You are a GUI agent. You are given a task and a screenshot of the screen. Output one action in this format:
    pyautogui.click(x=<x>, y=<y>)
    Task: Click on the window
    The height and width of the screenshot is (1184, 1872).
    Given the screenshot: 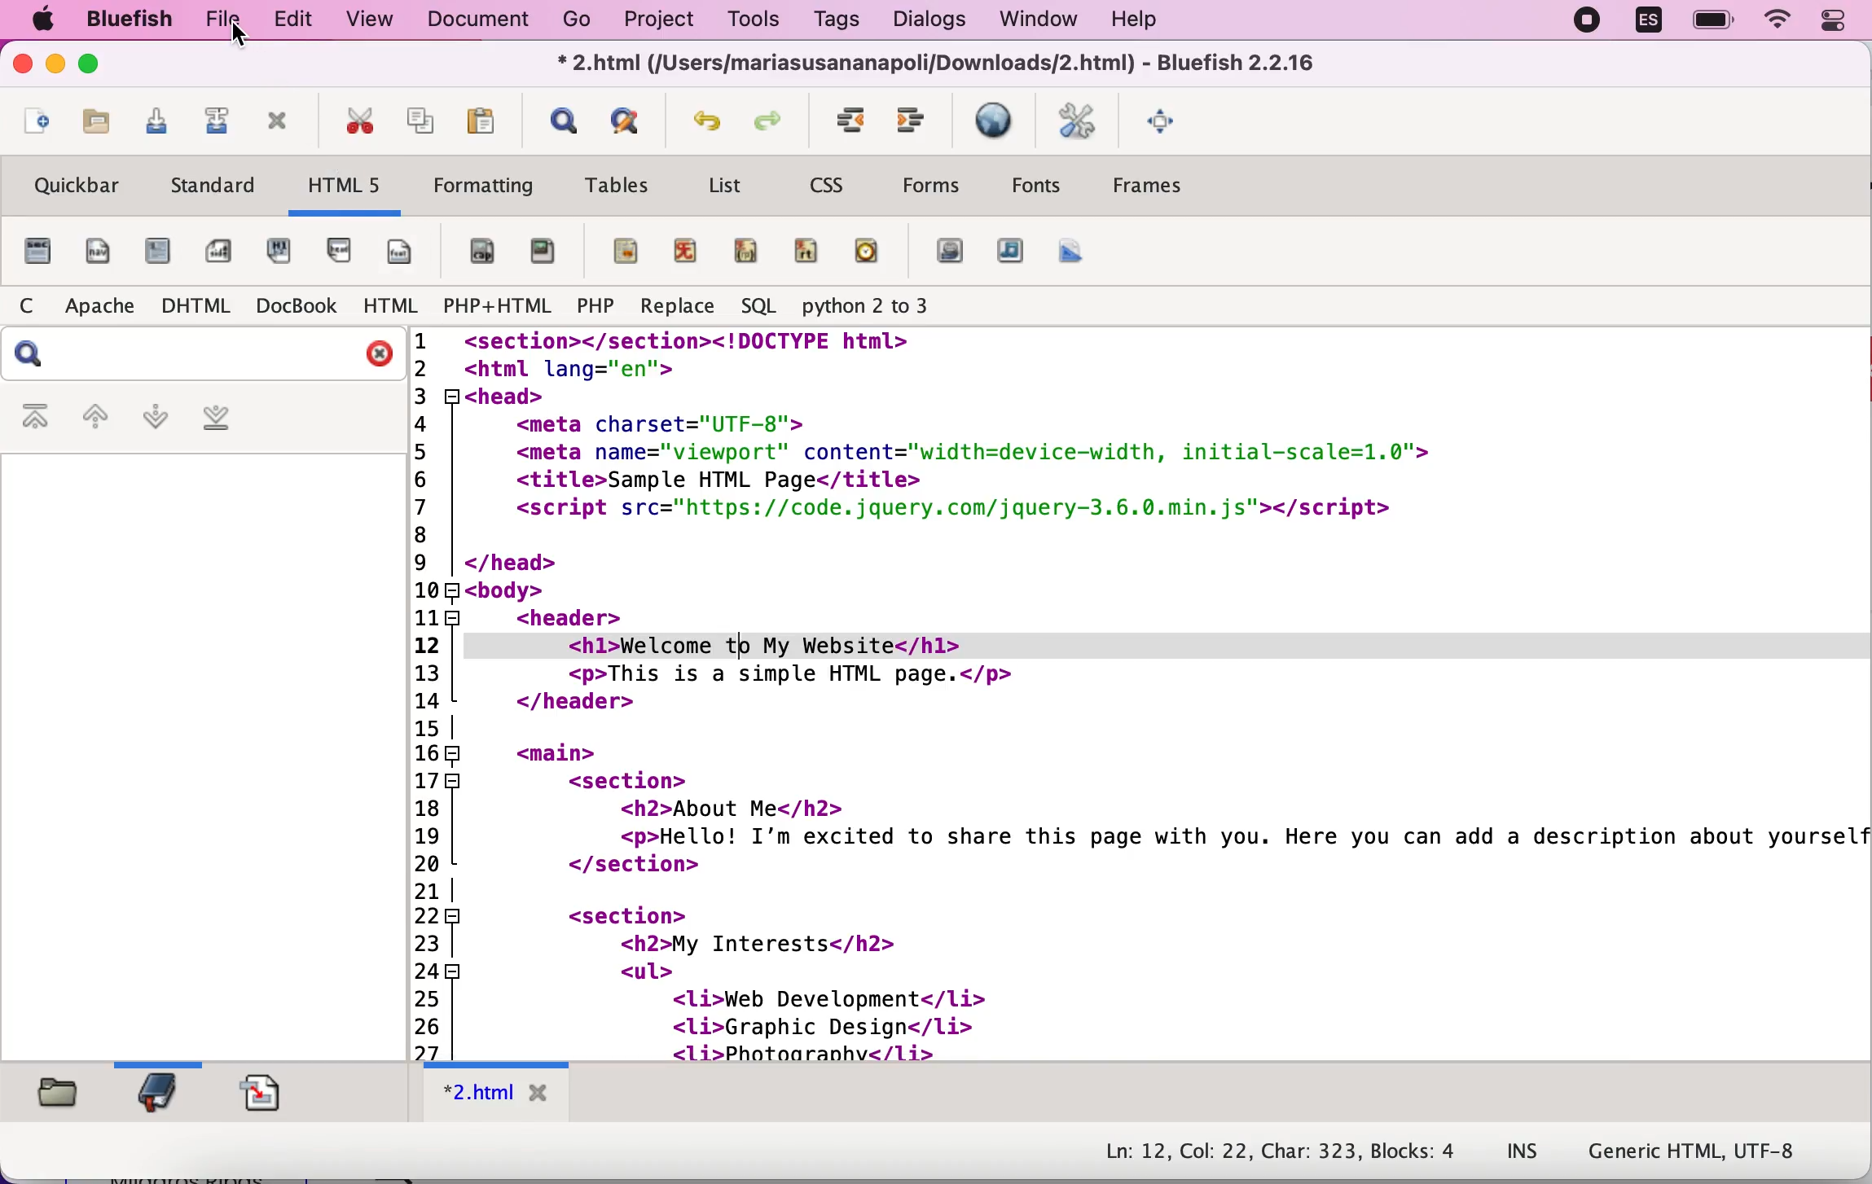 What is the action you would take?
    pyautogui.click(x=1030, y=20)
    